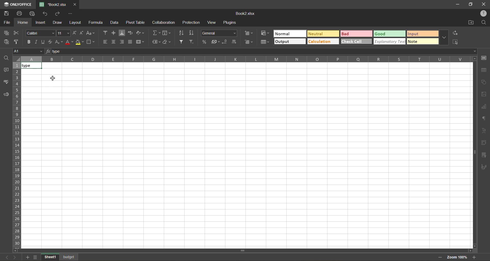 The width and height of the screenshot is (490, 261). What do you see at coordinates (423, 41) in the screenshot?
I see `note` at bounding box center [423, 41].